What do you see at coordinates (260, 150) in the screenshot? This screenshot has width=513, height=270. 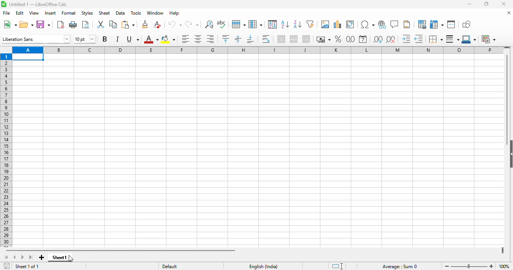 I see `gridlines` at bounding box center [260, 150].